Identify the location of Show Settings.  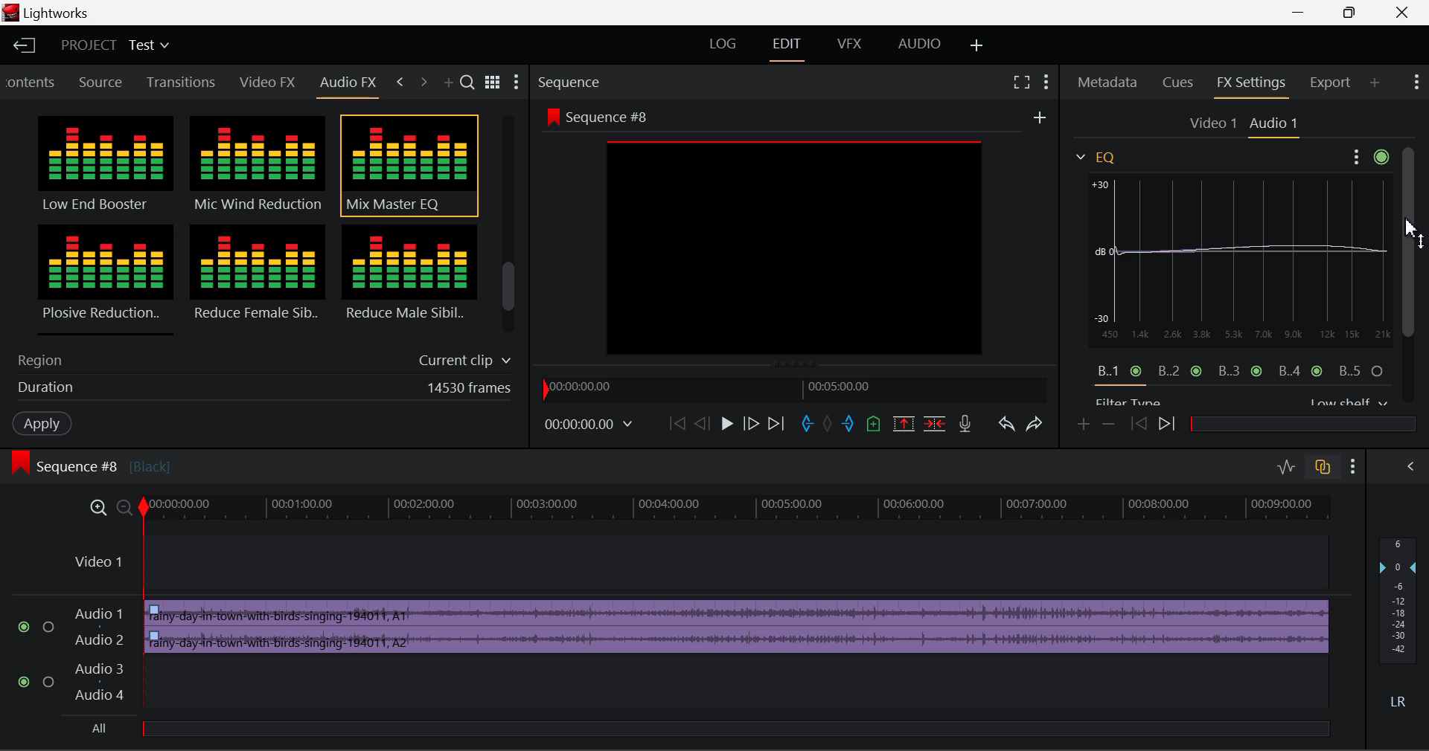
(1356, 467).